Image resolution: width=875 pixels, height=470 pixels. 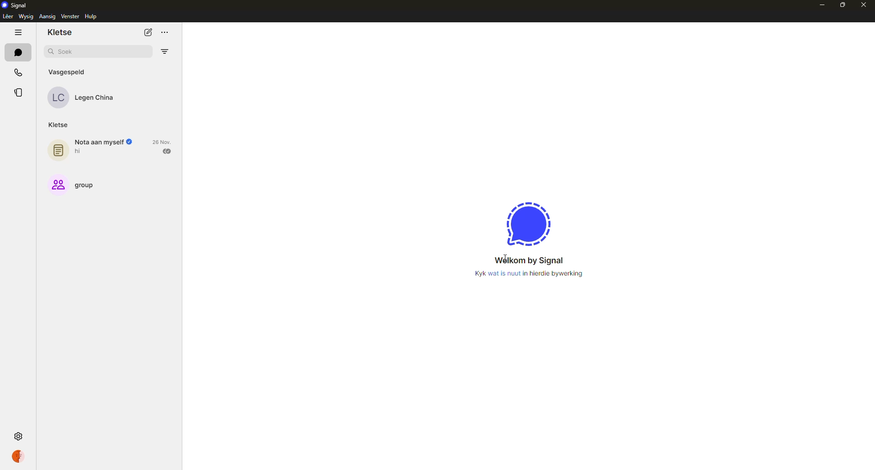 What do you see at coordinates (864, 4) in the screenshot?
I see `close` at bounding box center [864, 4].